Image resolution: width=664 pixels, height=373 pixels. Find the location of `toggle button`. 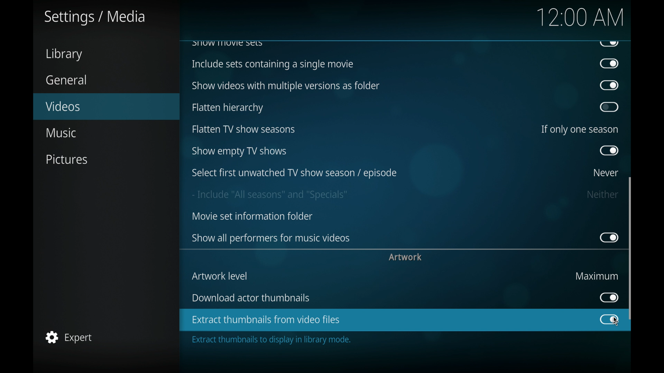

toggle button is located at coordinates (609, 151).